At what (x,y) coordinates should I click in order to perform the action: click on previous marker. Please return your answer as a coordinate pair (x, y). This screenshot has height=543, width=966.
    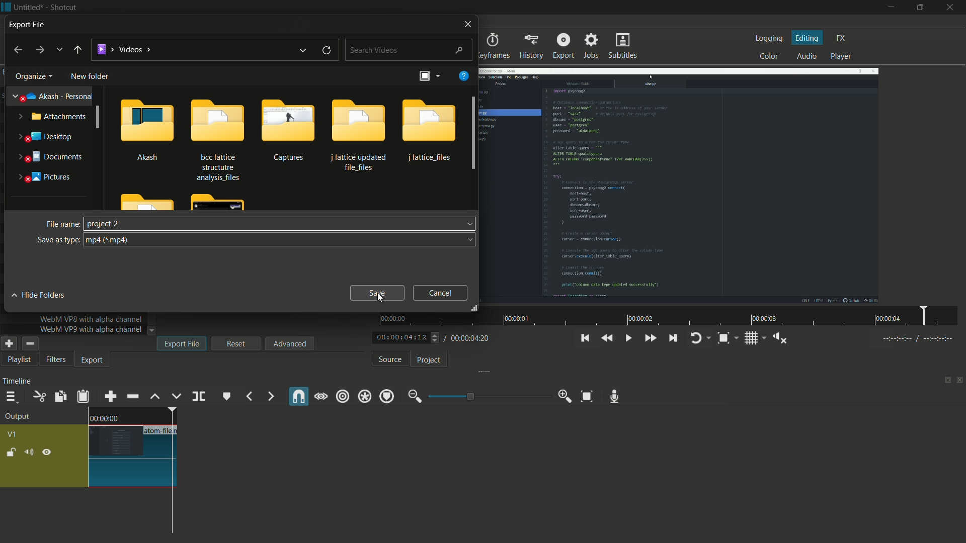
    Looking at the image, I should click on (248, 397).